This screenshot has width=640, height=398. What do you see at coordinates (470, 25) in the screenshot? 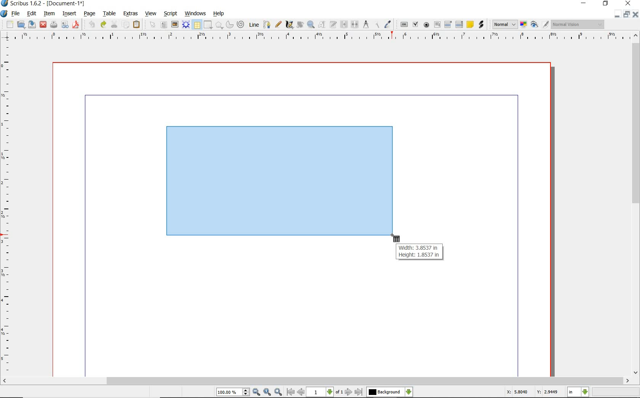
I see `text annotation` at bounding box center [470, 25].